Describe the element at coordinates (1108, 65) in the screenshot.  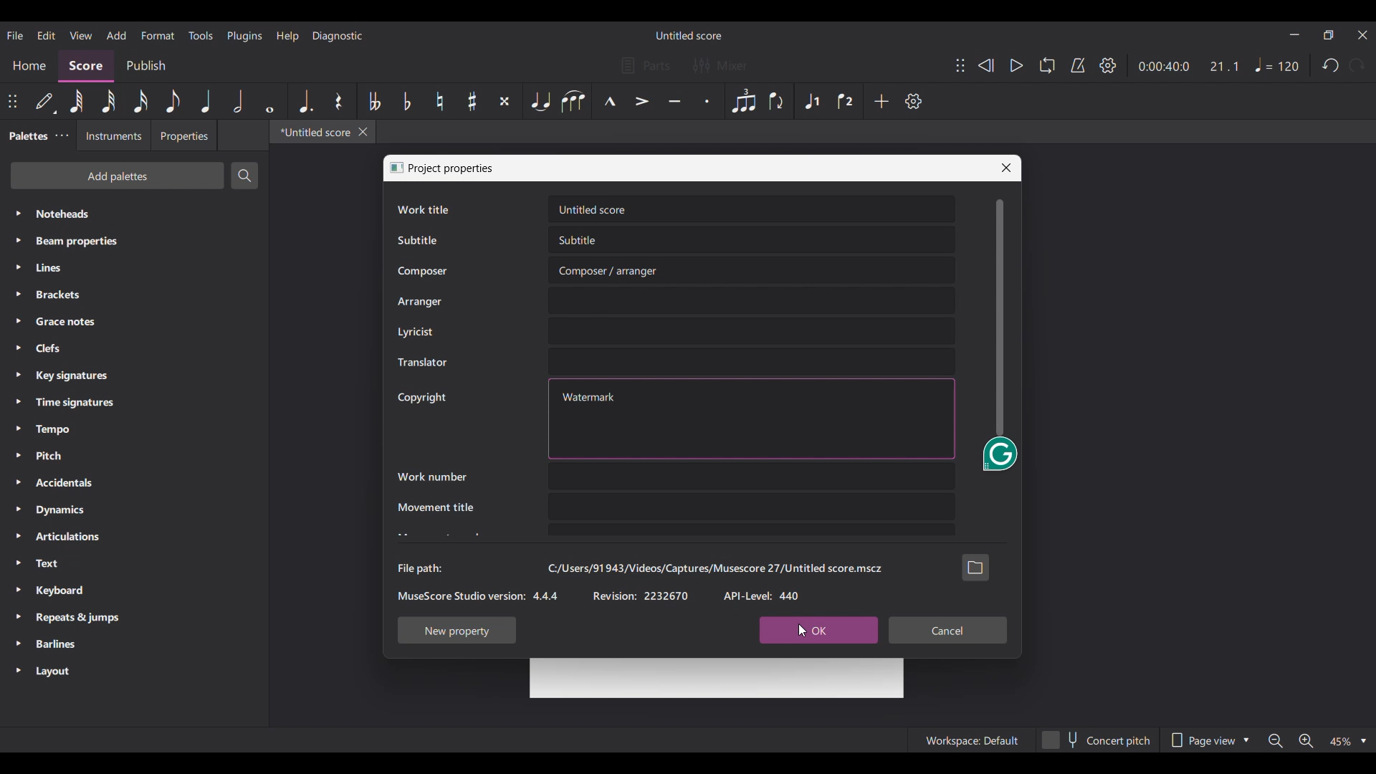
I see `Settings` at that location.